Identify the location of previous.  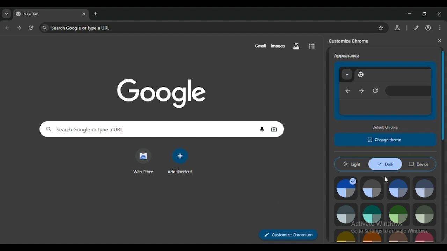
(349, 91).